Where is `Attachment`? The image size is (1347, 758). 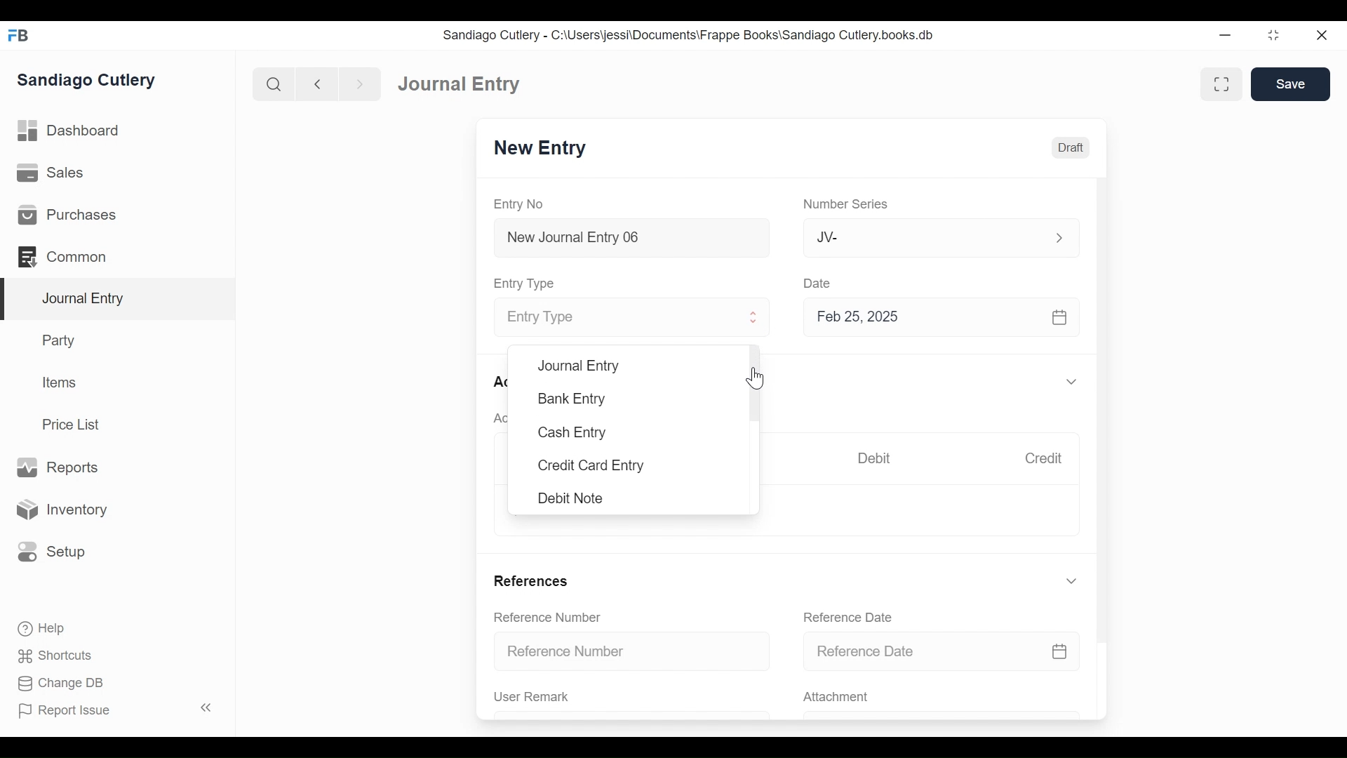 Attachment is located at coordinates (835, 698).